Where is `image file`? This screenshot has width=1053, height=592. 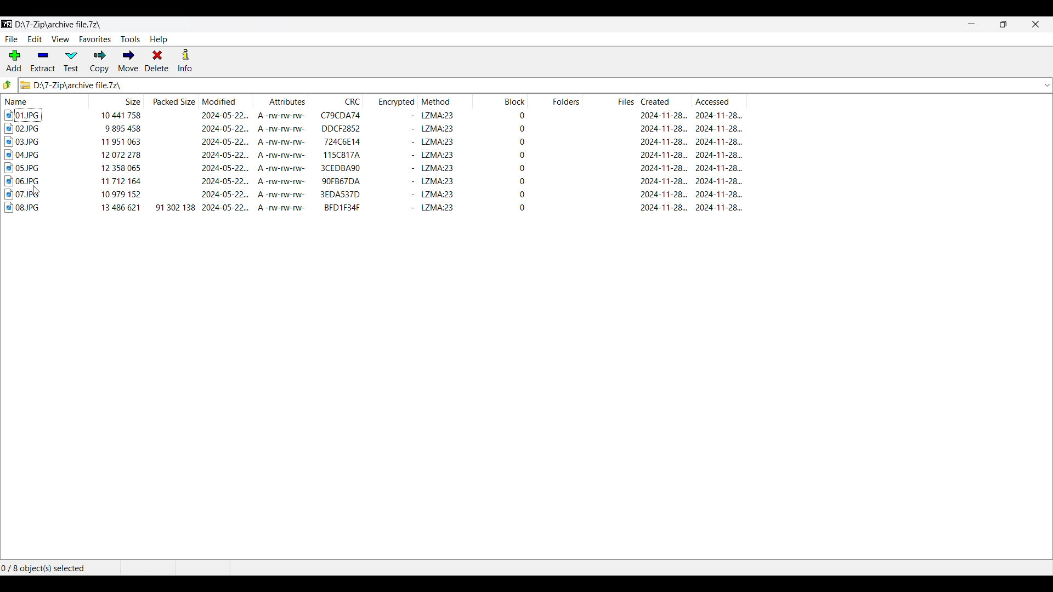
image file is located at coordinates (22, 208).